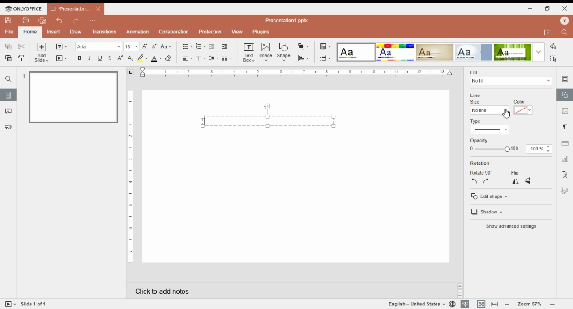  Describe the element at coordinates (489, 196) in the screenshot. I see `edit shape` at that location.